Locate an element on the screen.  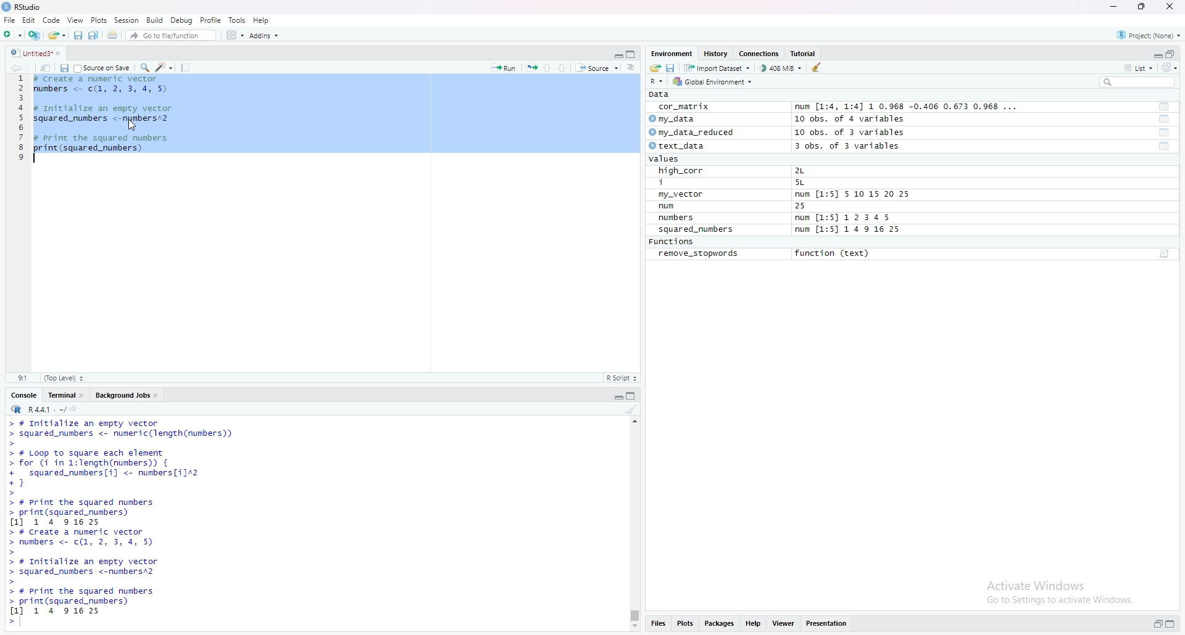
Document outline is located at coordinates (632, 67).